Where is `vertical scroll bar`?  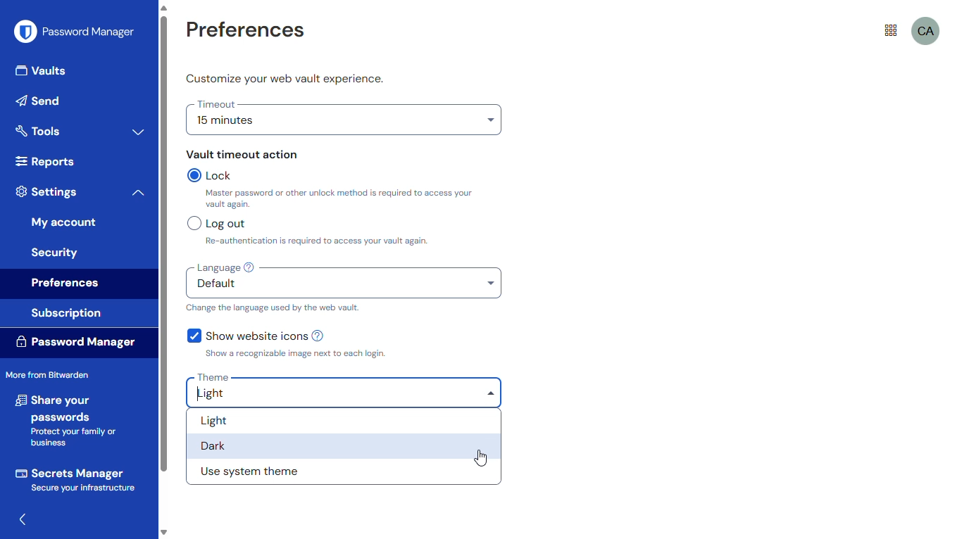
vertical scroll bar is located at coordinates (163, 243).